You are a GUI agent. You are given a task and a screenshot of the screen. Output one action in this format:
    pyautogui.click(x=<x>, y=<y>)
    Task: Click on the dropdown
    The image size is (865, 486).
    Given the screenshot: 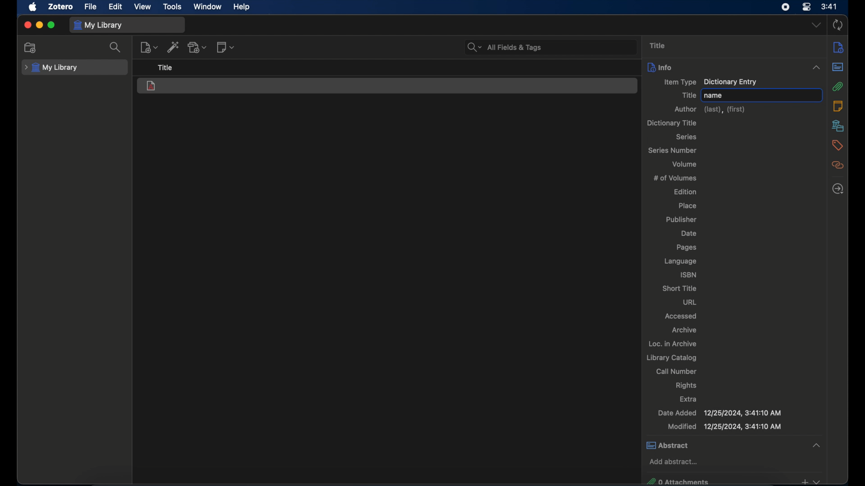 What is the action you would take?
    pyautogui.click(x=816, y=67)
    